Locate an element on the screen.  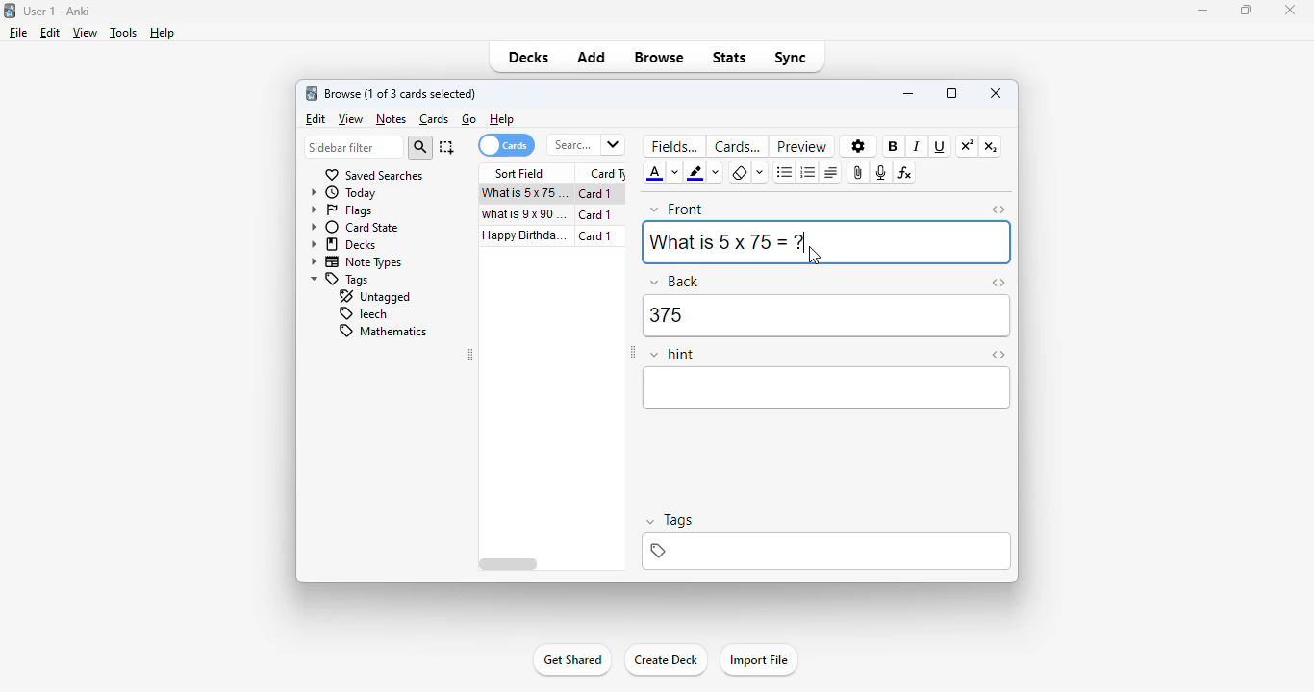
flags is located at coordinates (341, 210).